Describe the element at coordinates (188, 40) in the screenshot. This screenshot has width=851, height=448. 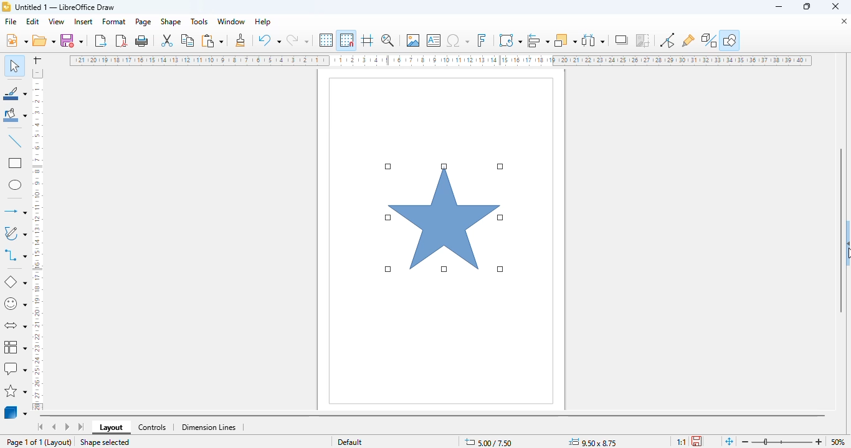
I see `copy` at that location.